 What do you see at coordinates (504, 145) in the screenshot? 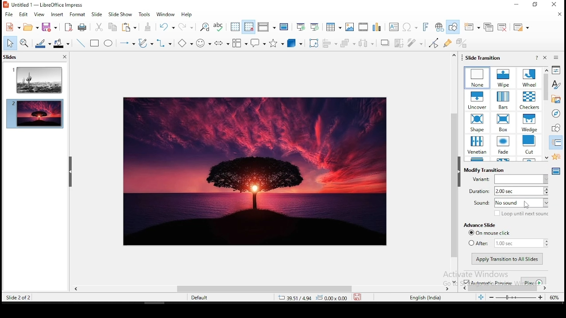
I see `transition effects` at bounding box center [504, 145].